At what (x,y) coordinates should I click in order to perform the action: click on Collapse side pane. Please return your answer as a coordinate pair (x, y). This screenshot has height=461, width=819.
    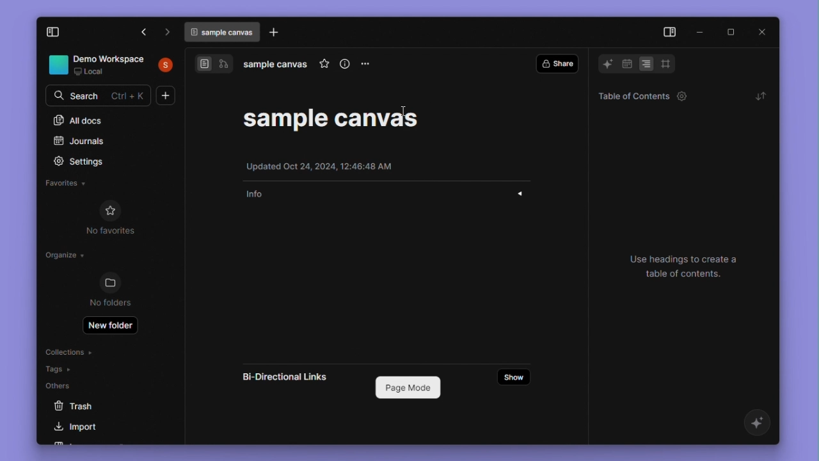
    Looking at the image, I should click on (669, 33).